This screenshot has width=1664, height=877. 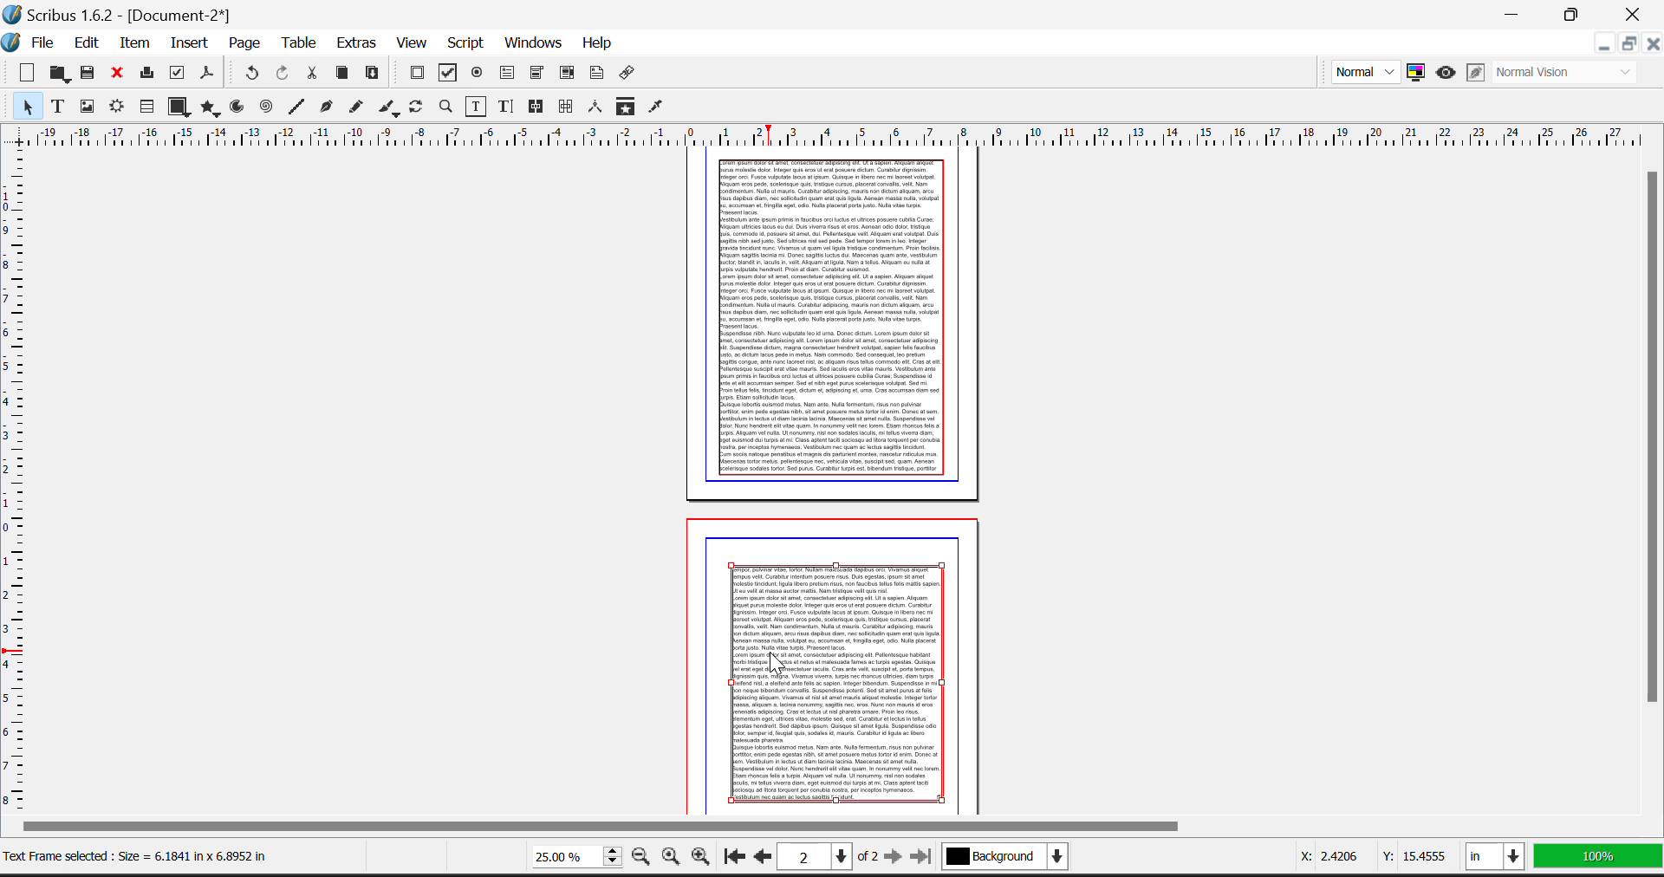 I want to click on Insert, so click(x=188, y=41).